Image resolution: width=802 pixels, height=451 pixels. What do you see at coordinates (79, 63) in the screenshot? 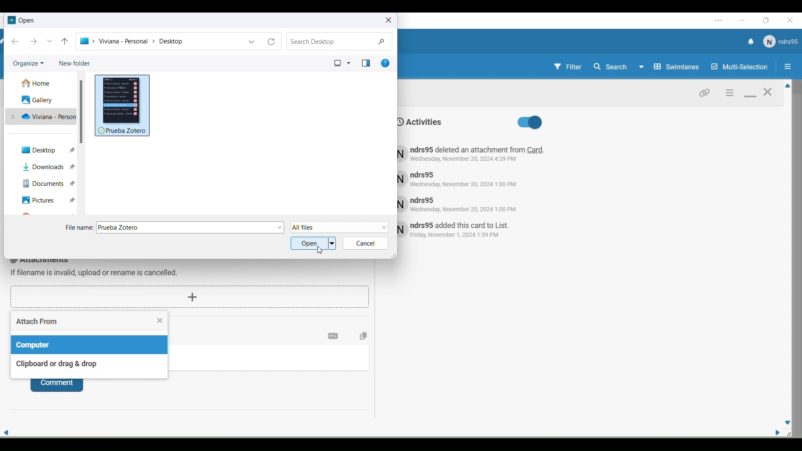
I see `New Folder` at bounding box center [79, 63].